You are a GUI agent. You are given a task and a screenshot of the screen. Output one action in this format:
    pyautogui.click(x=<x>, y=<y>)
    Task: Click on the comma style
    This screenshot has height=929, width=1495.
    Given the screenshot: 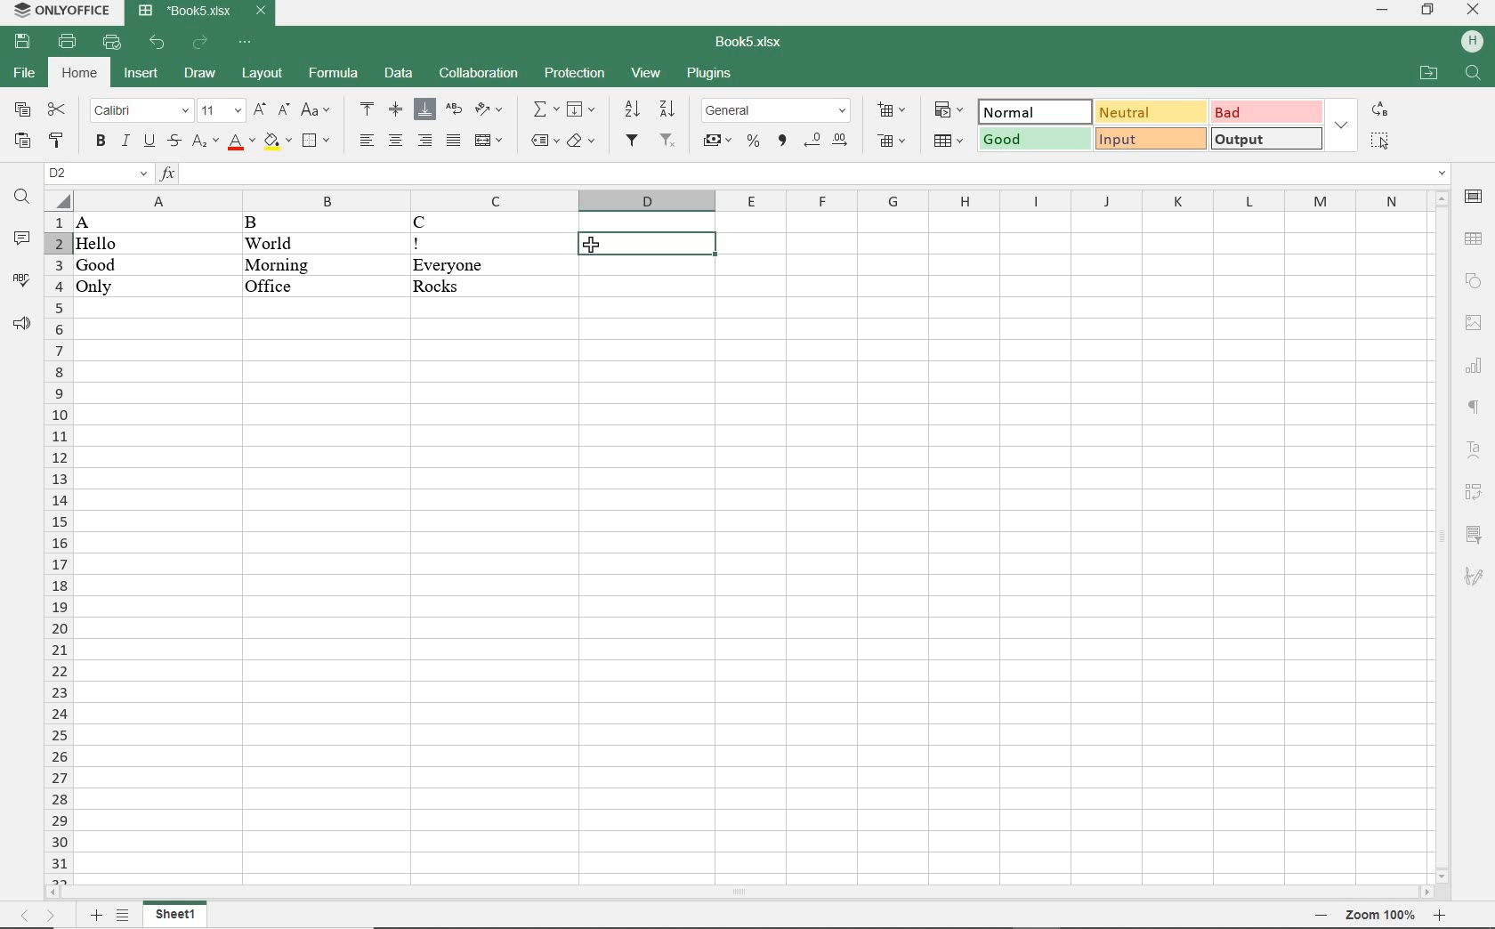 What is the action you would take?
    pyautogui.click(x=782, y=142)
    